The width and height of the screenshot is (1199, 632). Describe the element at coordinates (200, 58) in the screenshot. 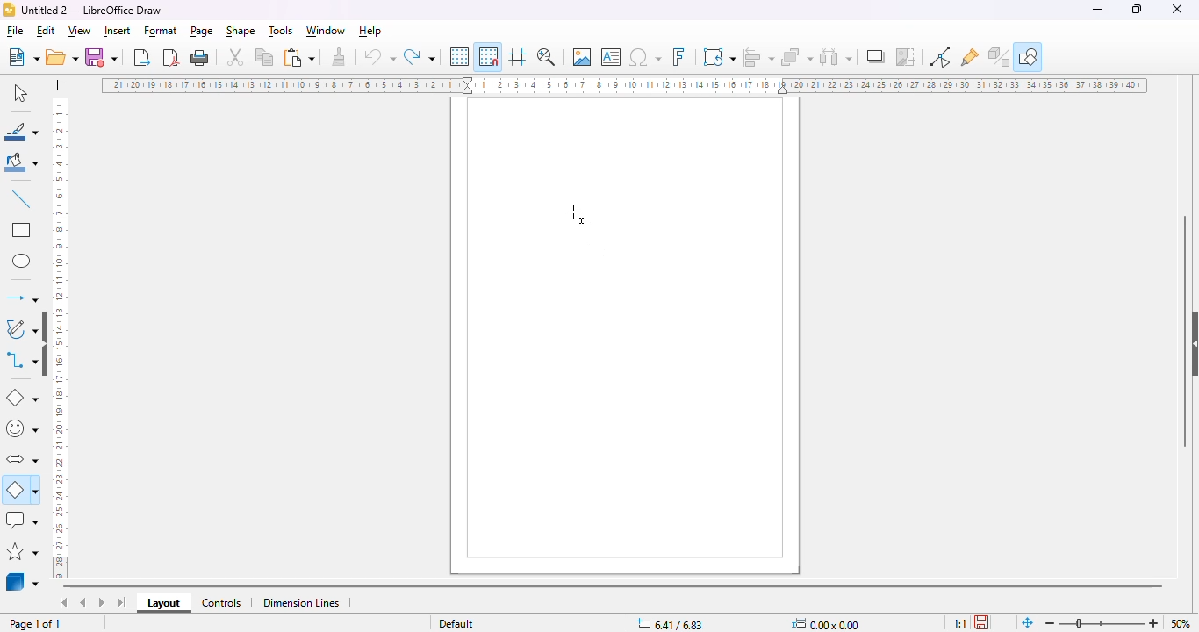

I see `print` at that location.